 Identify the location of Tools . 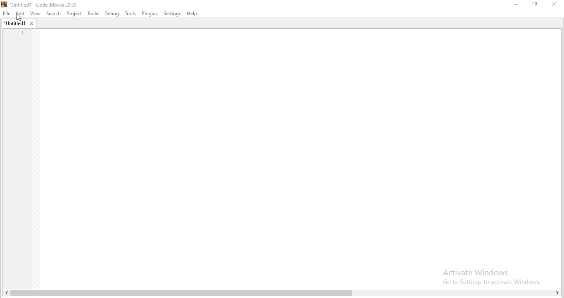
(130, 14).